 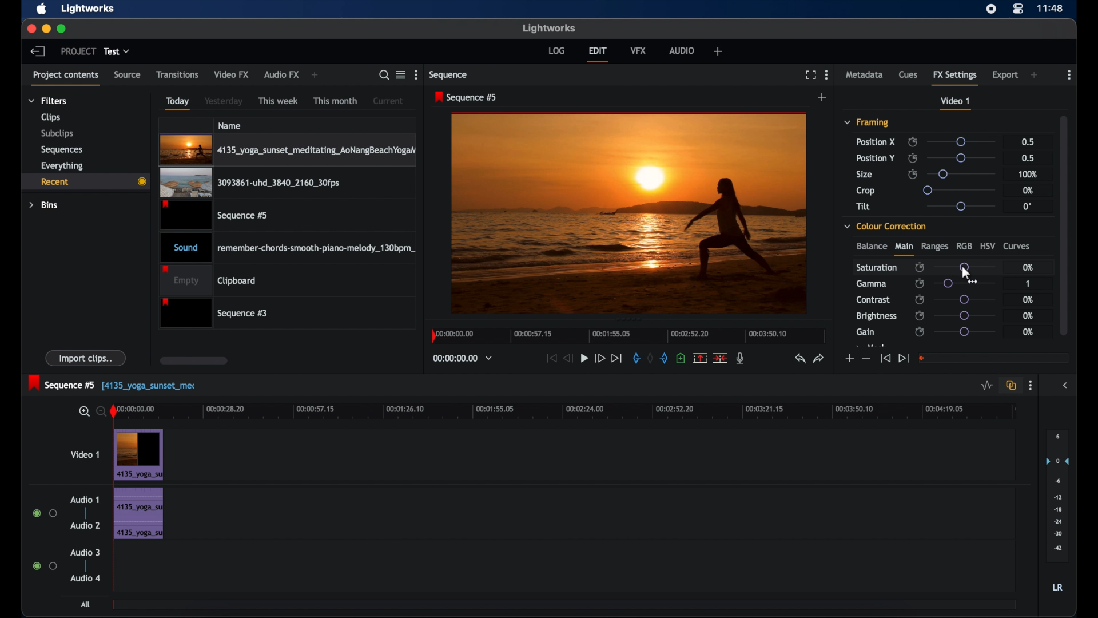 What do you see at coordinates (867, 123) in the screenshot?
I see `framing` at bounding box center [867, 123].